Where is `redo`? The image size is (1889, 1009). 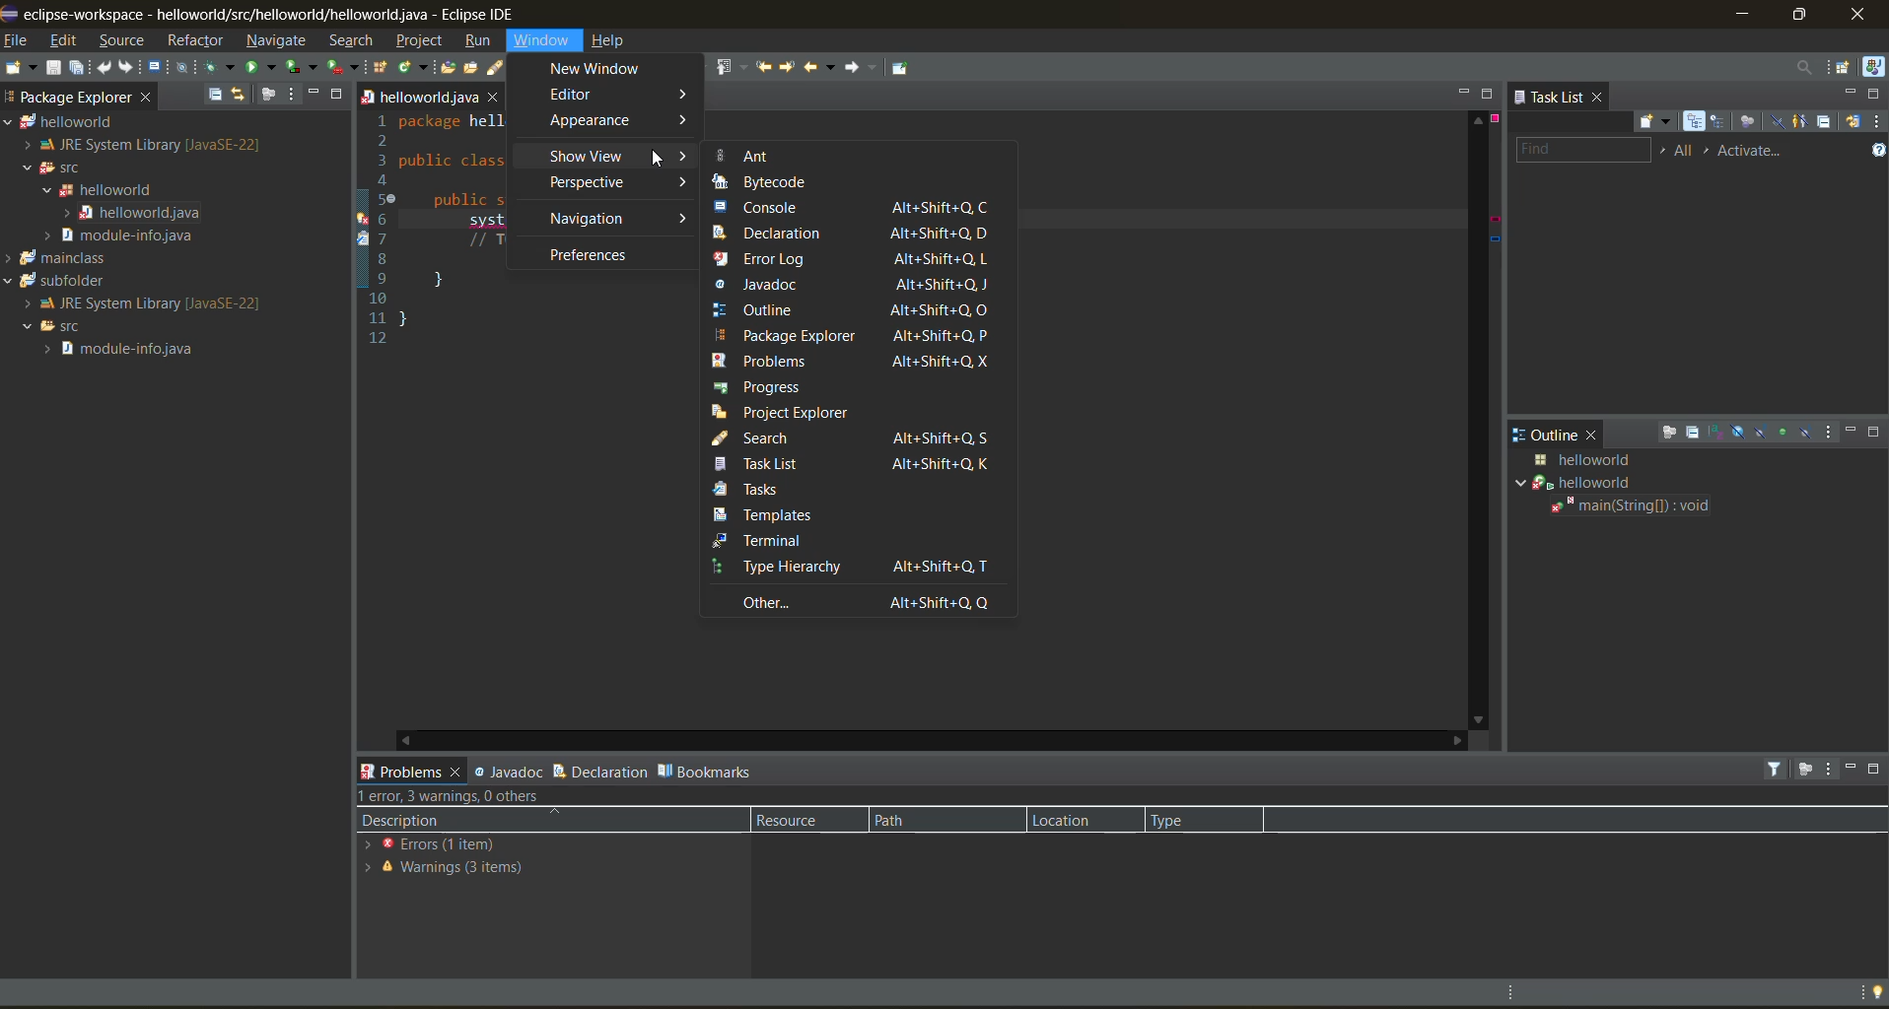
redo is located at coordinates (127, 68).